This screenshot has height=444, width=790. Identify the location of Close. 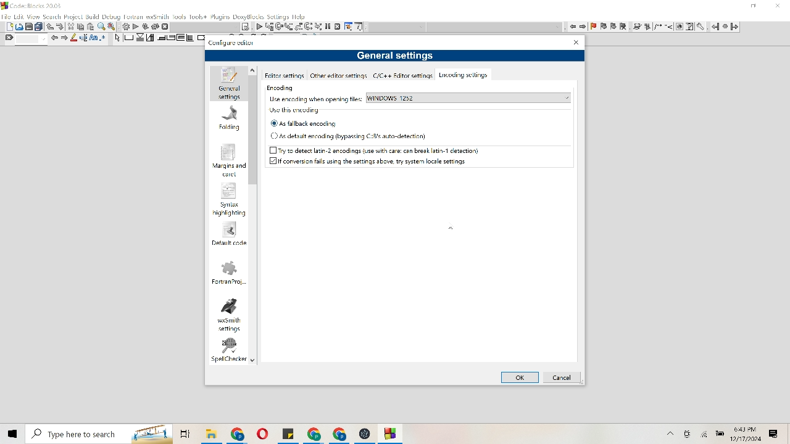
(576, 43).